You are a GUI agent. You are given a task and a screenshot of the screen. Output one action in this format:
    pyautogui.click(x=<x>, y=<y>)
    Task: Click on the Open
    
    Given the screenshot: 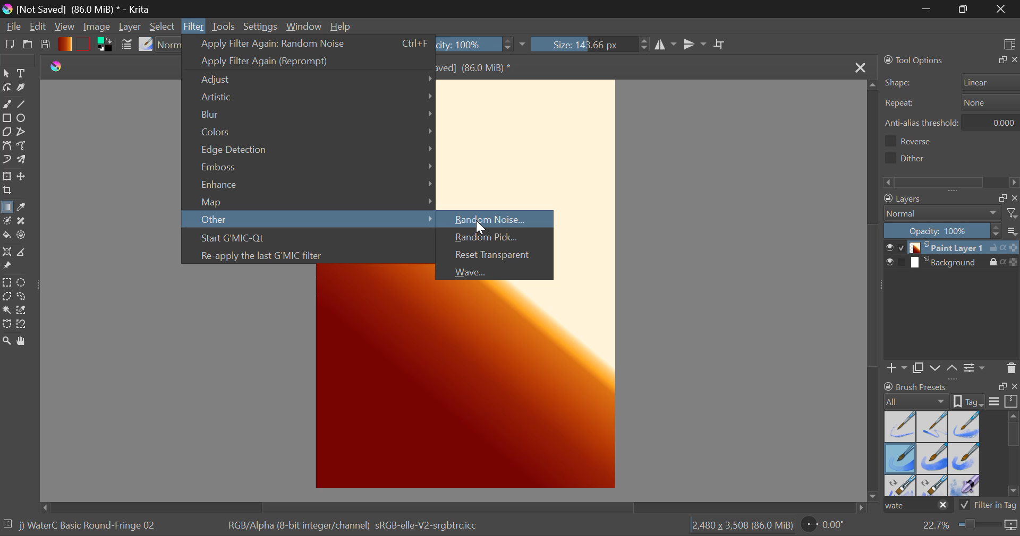 What is the action you would take?
    pyautogui.click(x=28, y=45)
    